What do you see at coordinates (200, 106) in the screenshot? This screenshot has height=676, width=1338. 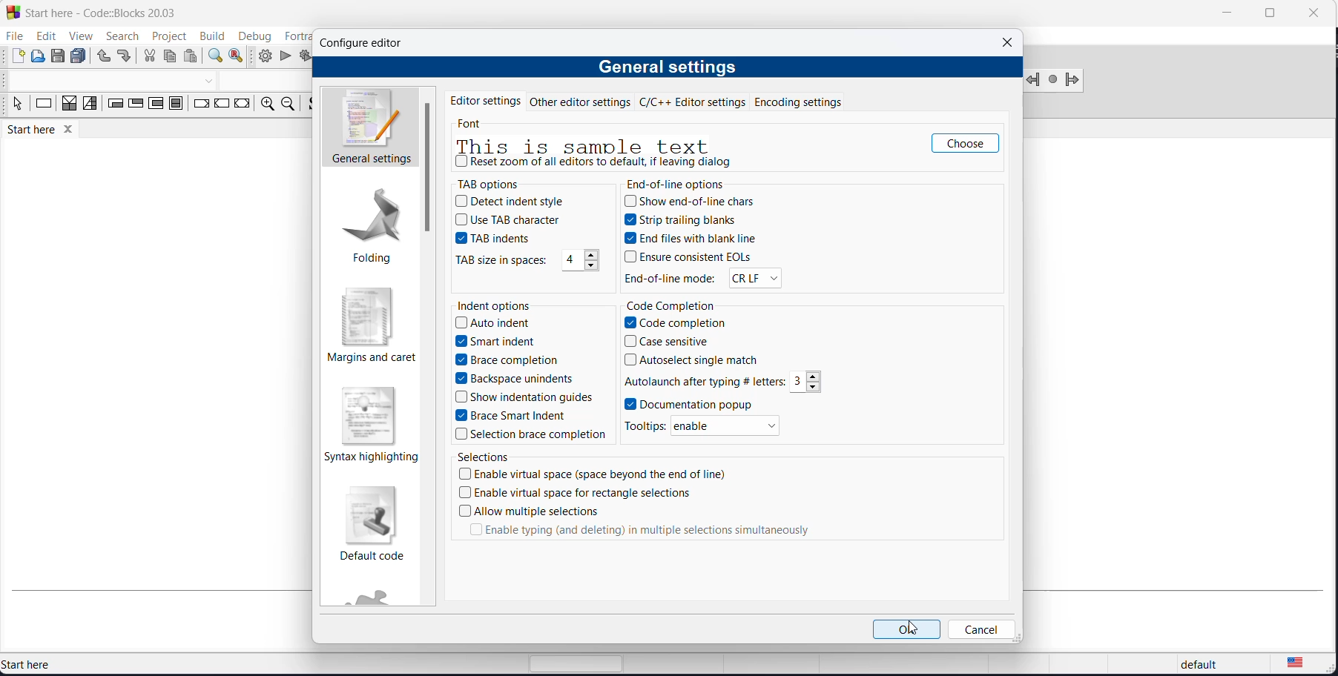 I see `break instruction` at bounding box center [200, 106].